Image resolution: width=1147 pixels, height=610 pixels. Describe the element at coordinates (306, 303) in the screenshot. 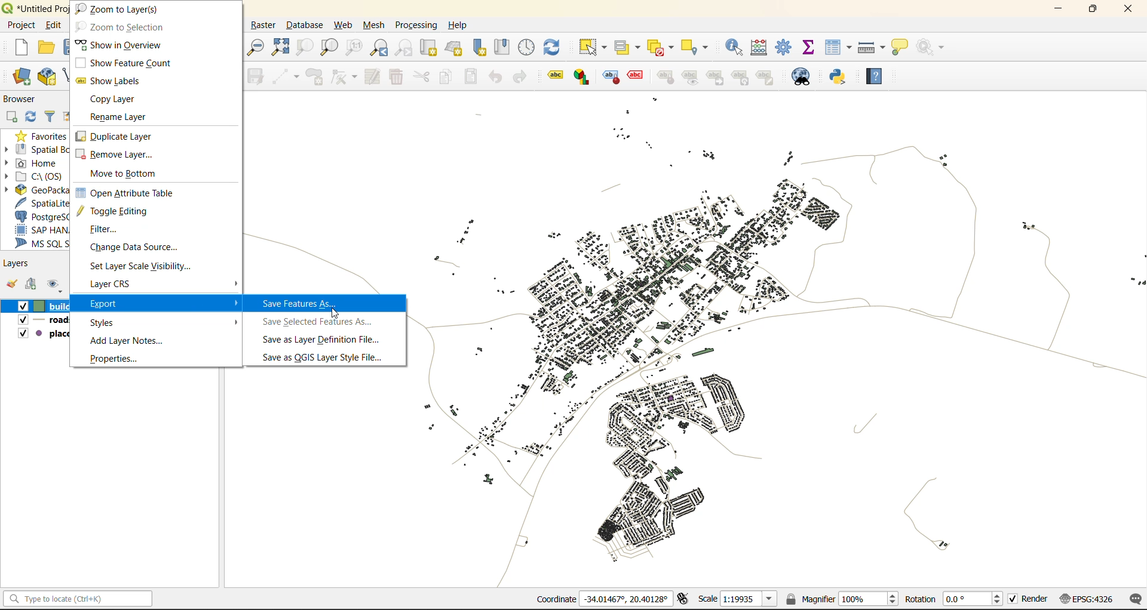

I see `save features as` at that location.